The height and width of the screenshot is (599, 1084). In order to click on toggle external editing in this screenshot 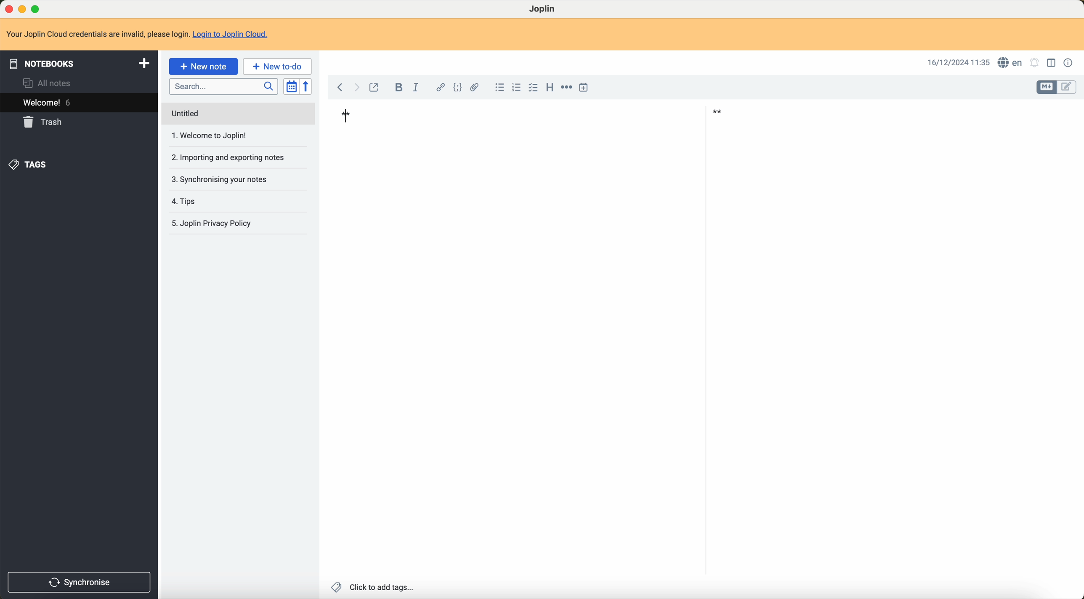, I will do `click(377, 88)`.